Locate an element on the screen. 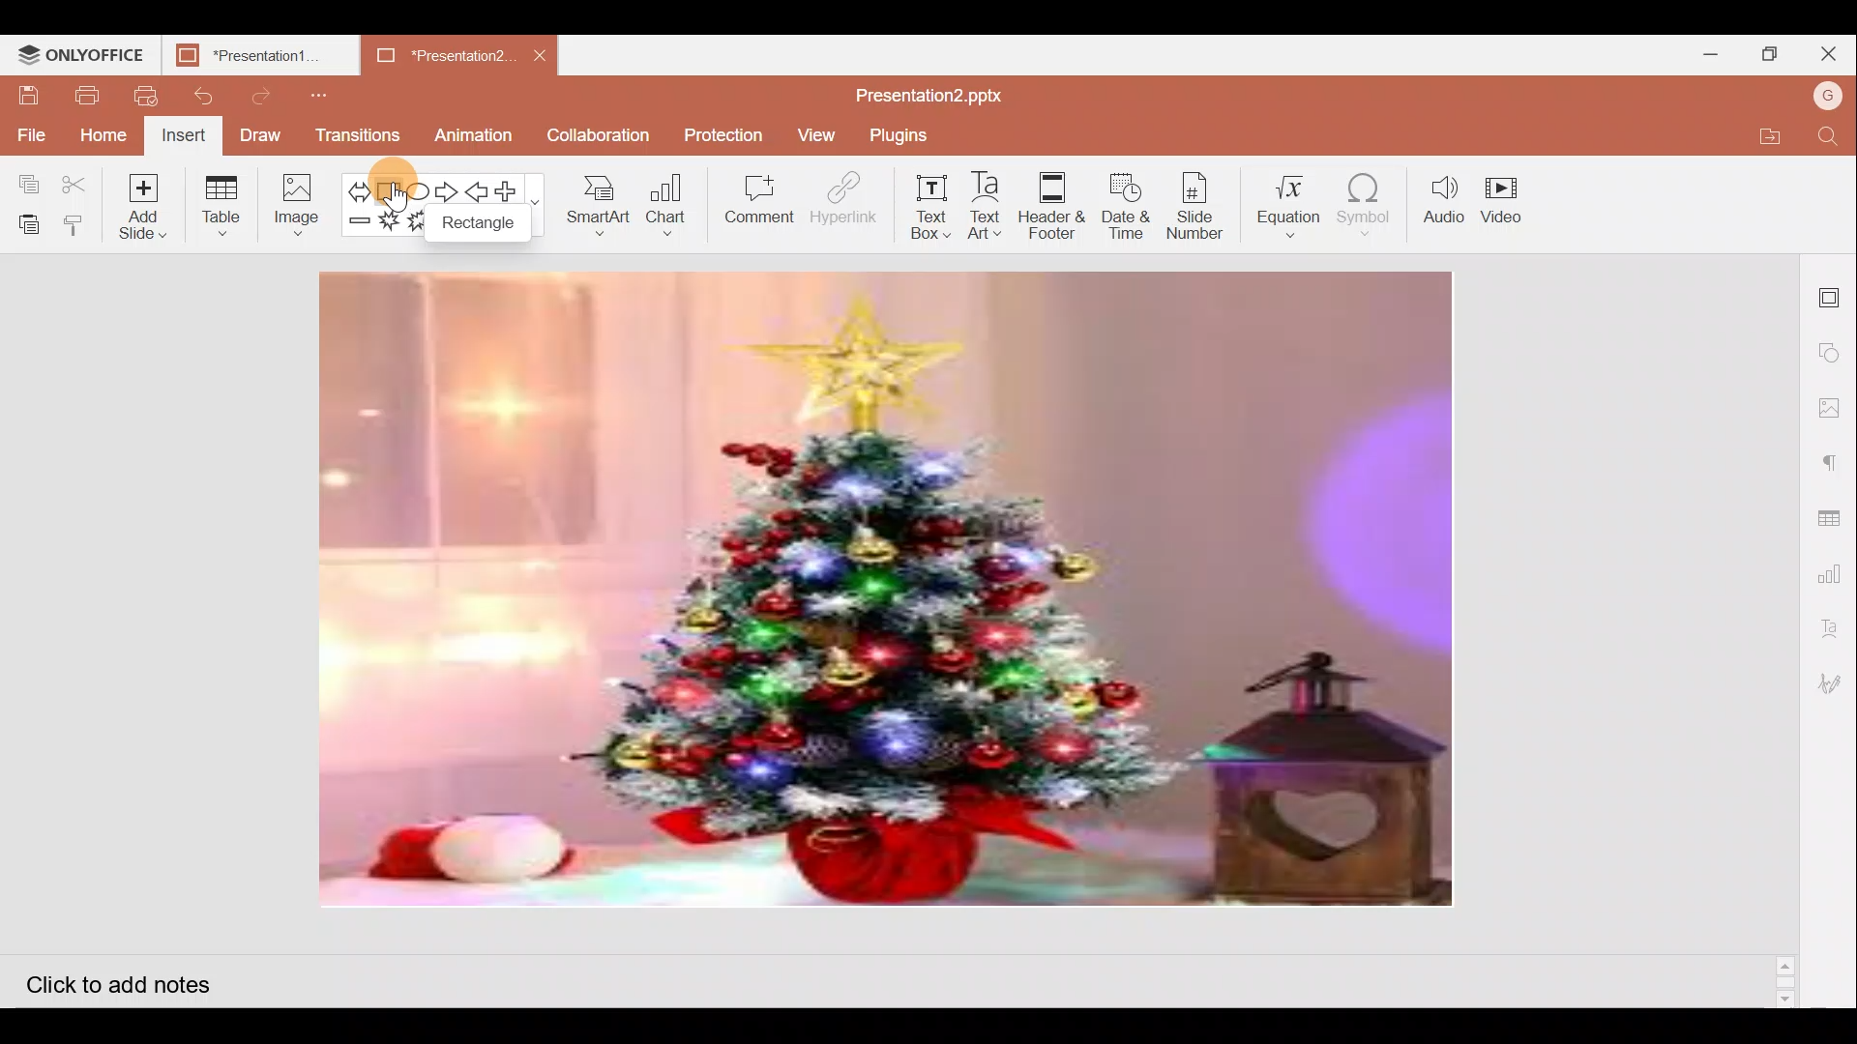  Cursor on rectangle shape is located at coordinates (393, 175).